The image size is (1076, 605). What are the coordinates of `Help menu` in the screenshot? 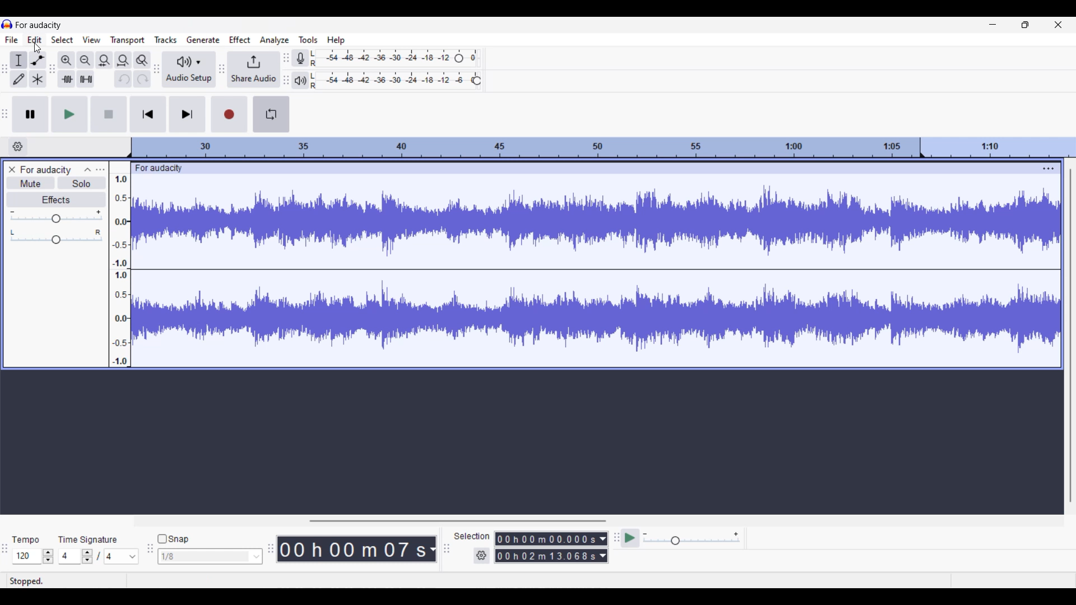 It's located at (336, 40).